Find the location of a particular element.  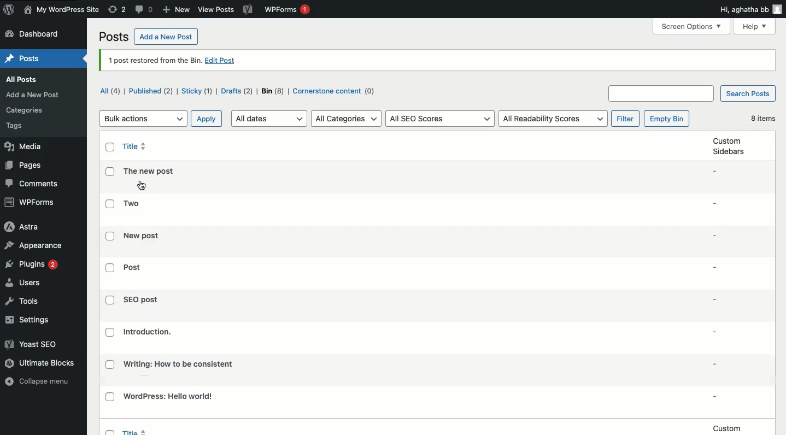

Ultimate blocks is located at coordinates (40, 363).